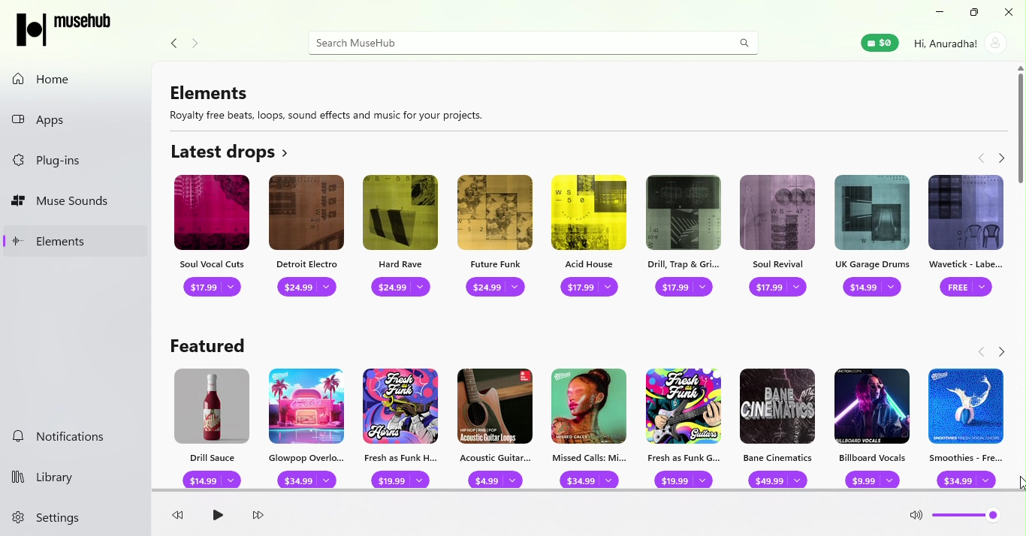 The width and height of the screenshot is (1026, 536). Describe the element at coordinates (199, 44) in the screenshot. I see `Navigate forward` at that location.